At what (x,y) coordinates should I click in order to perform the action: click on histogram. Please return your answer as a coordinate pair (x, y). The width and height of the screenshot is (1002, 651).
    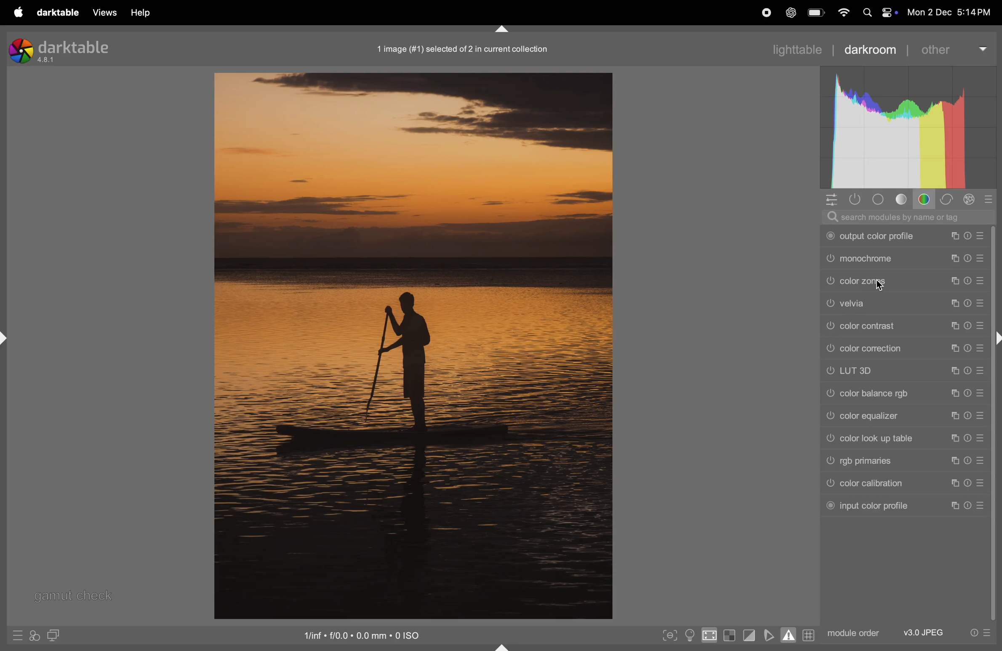
    Looking at the image, I should click on (907, 127).